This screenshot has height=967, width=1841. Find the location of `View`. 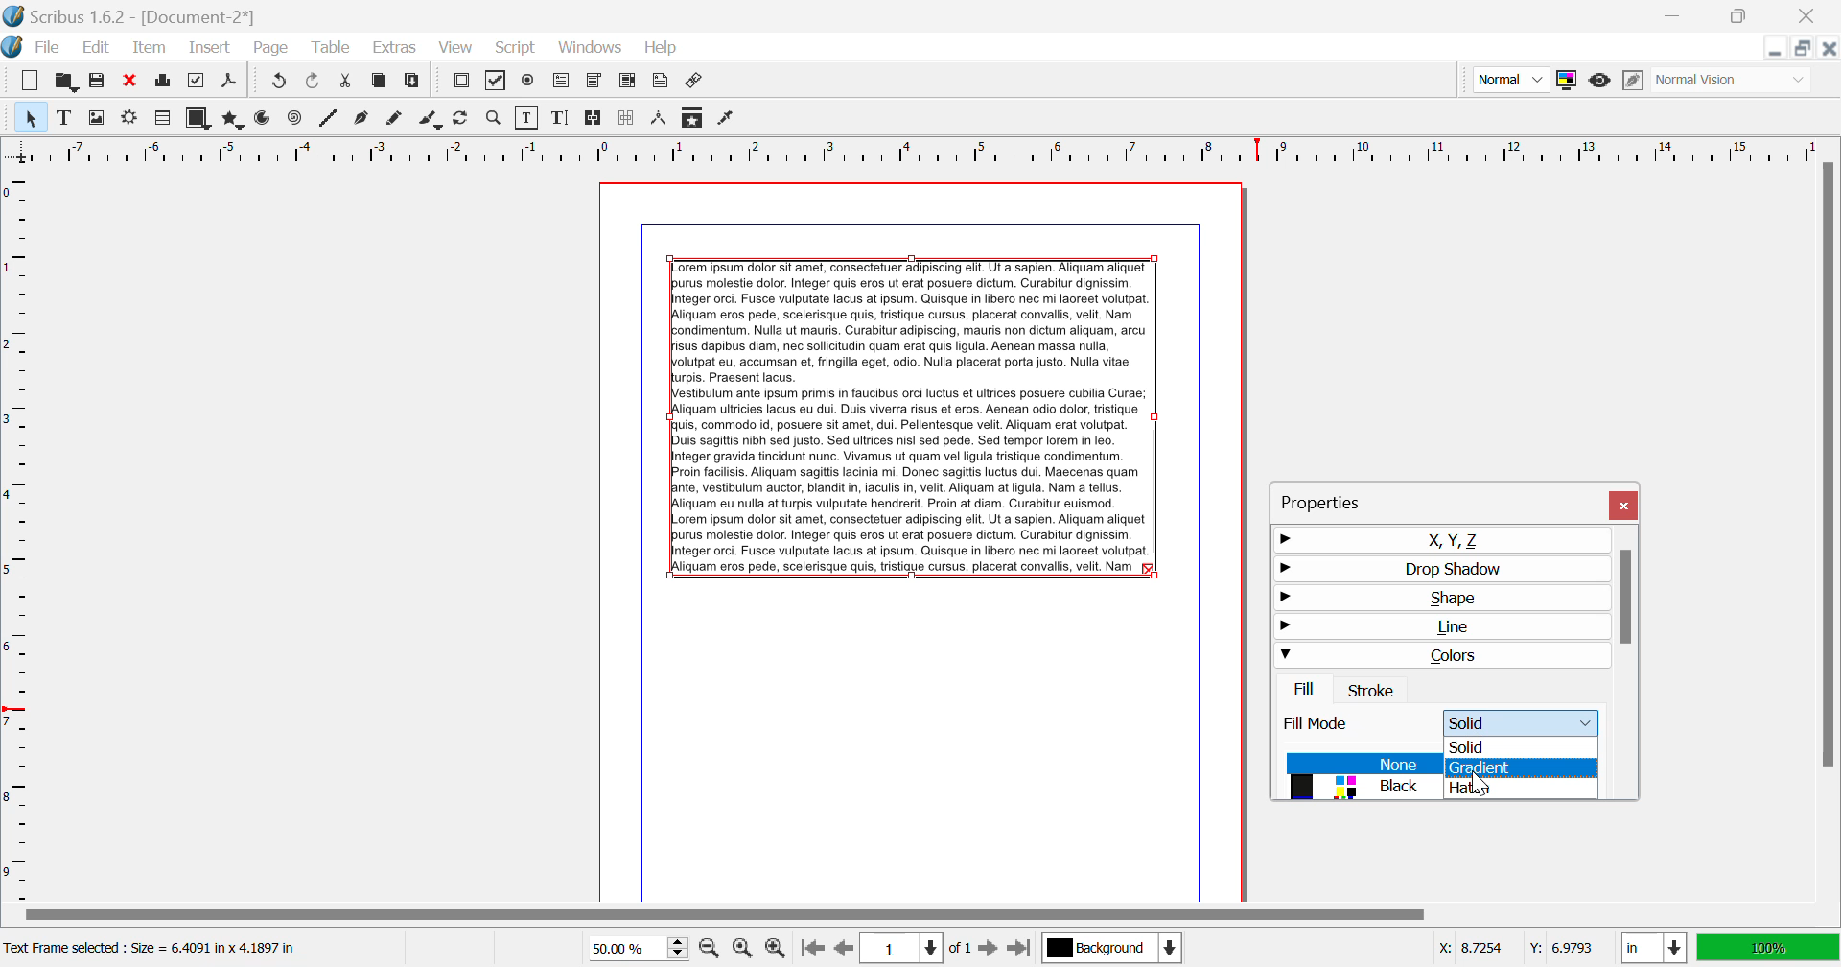

View is located at coordinates (454, 48).